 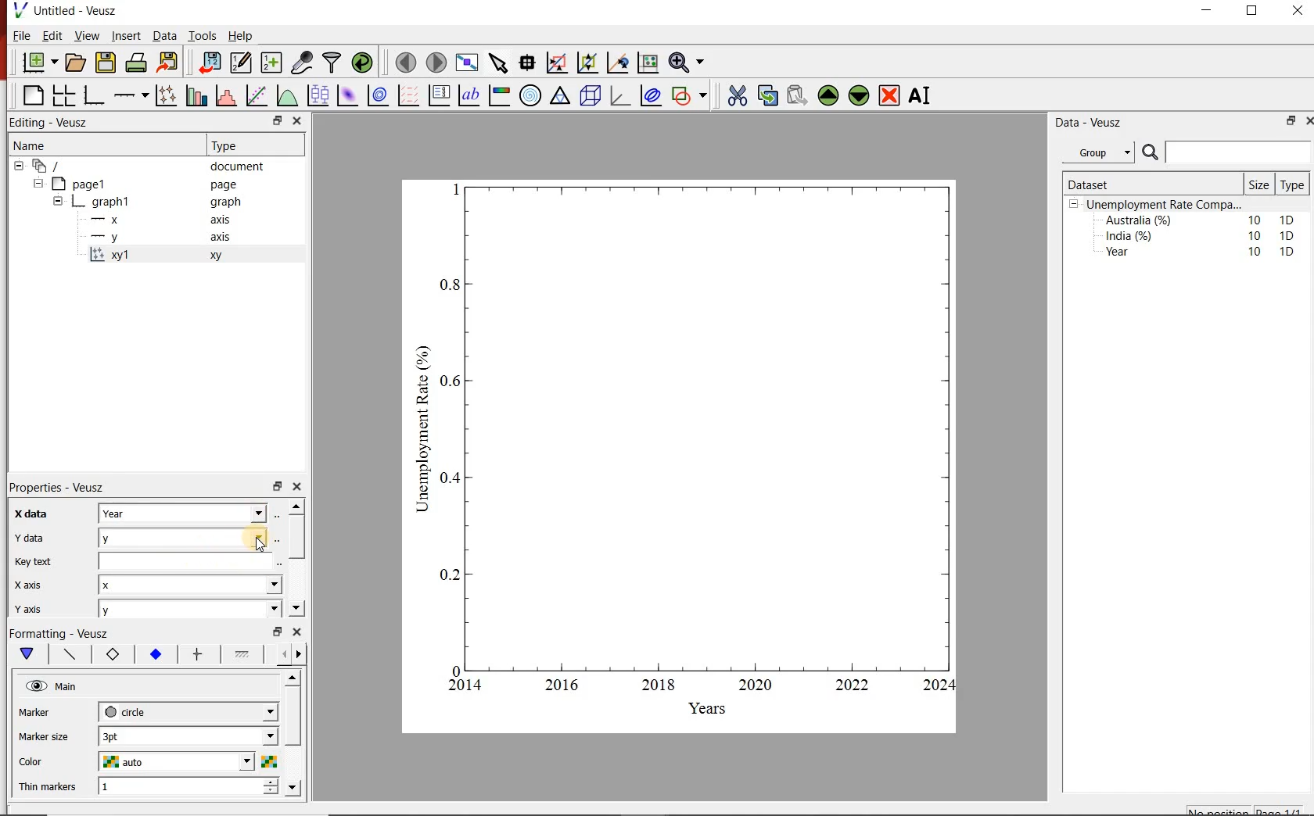 I want to click on collpase, so click(x=1074, y=205).